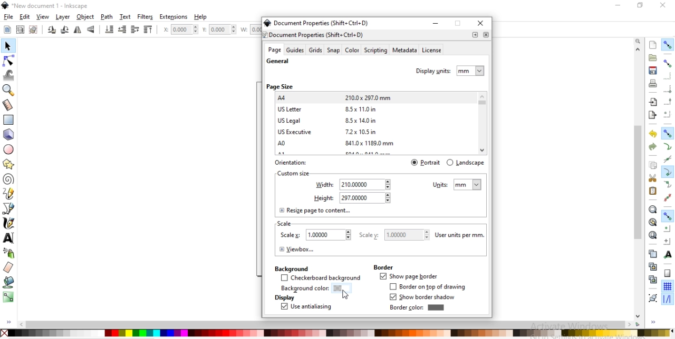  What do you see at coordinates (8, 194) in the screenshot?
I see `draw freehand lines` at bounding box center [8, 194].